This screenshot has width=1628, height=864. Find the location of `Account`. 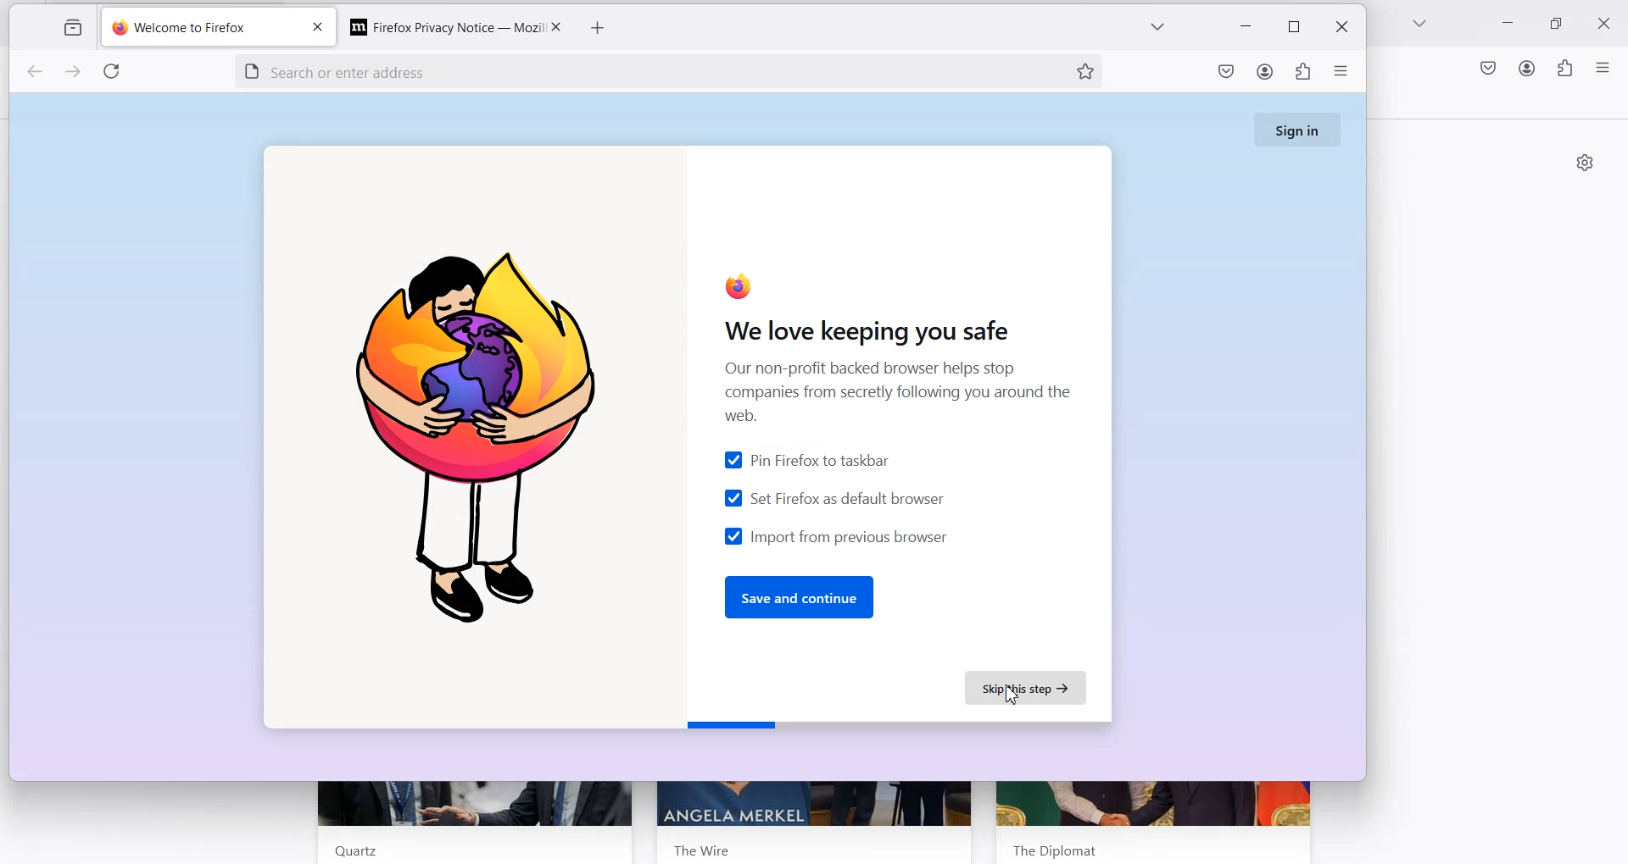

Account is located at coordinates (1527, 68).